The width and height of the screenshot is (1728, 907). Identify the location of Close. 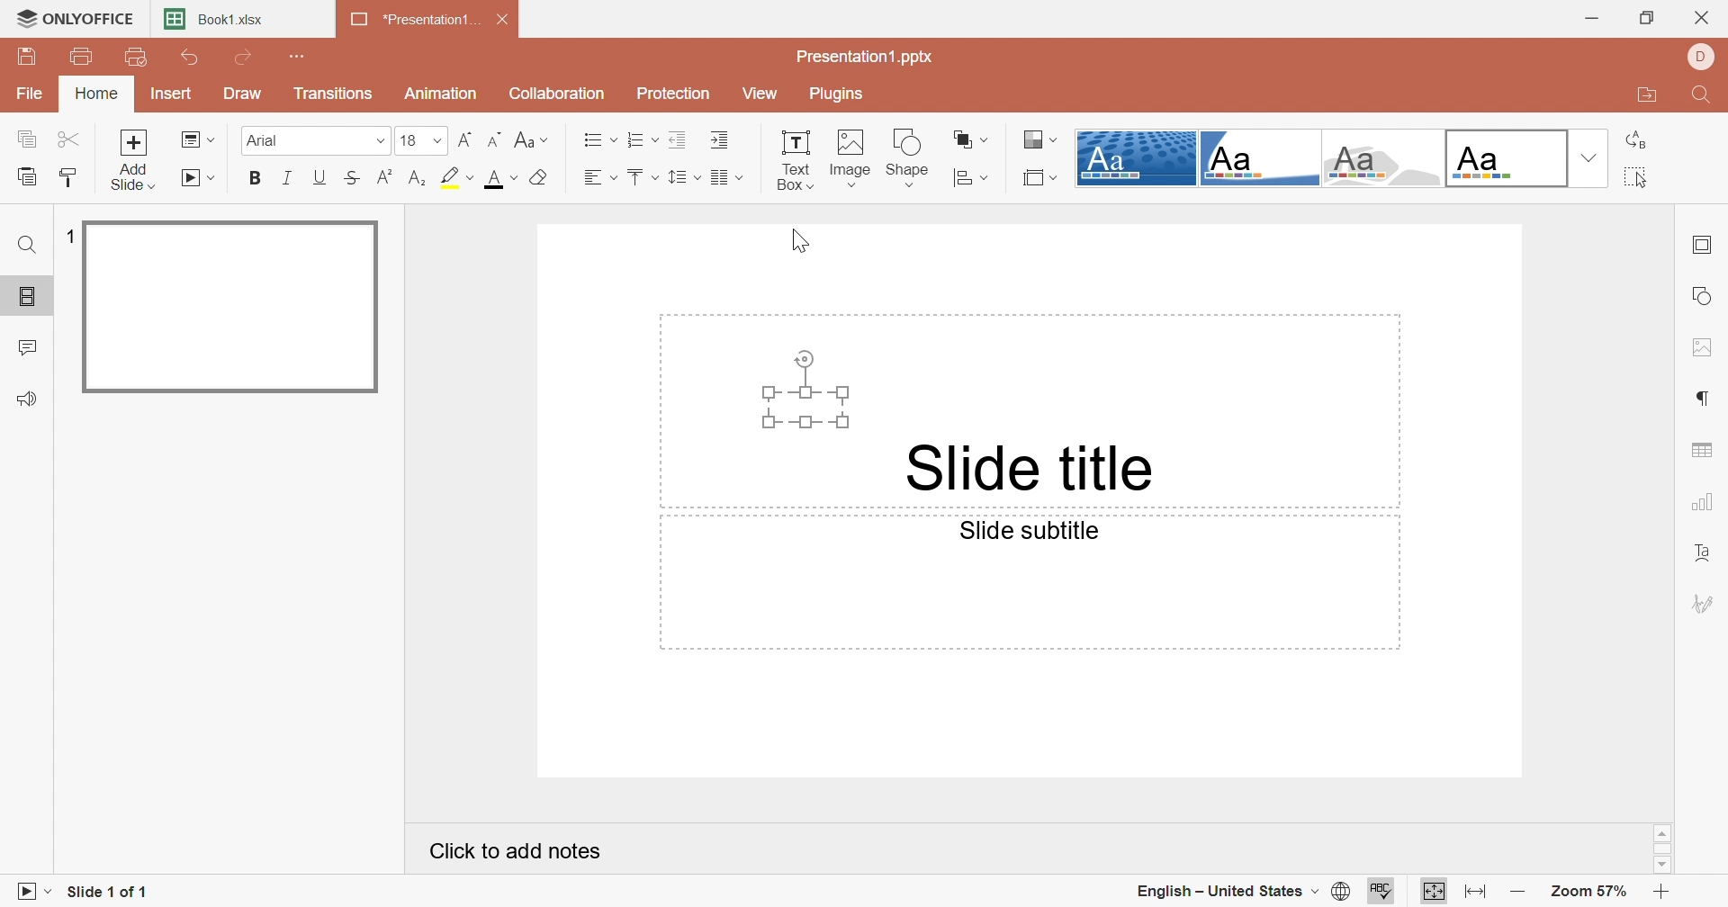
(1705, 13).